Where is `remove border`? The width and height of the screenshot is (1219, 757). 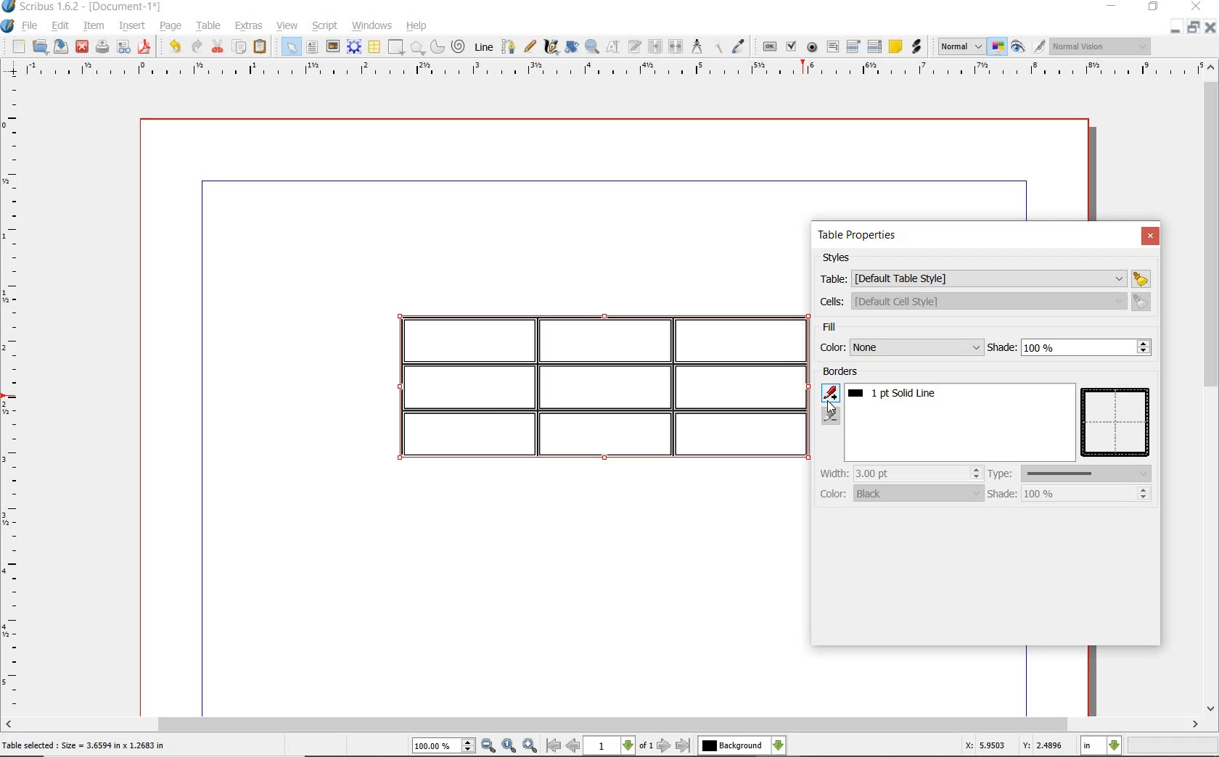
remove border is located at coordinates (832, 416).